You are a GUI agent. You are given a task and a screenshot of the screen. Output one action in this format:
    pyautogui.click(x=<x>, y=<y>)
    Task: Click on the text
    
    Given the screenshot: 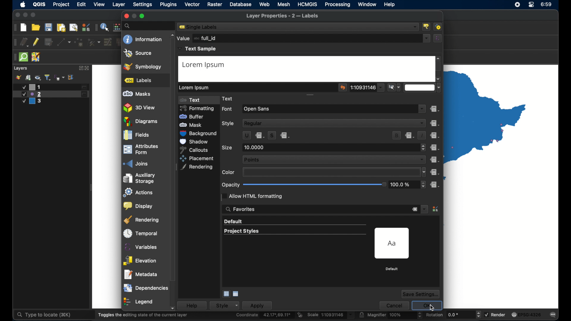 What is the action you would take?
    pyautogui.click(x=193, y=100)
    